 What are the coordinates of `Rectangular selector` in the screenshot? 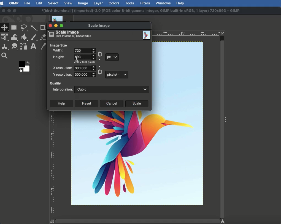 It's located at (14, 28).